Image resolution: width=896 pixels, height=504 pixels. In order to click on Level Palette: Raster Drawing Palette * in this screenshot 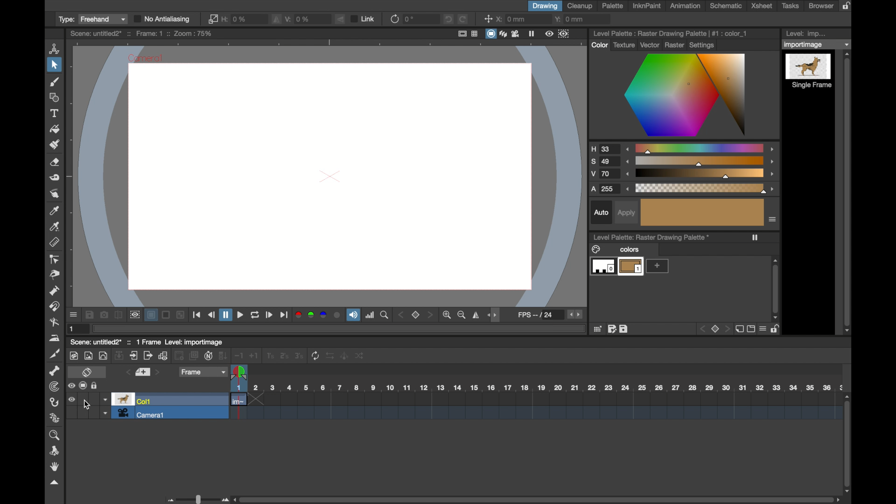, I will do `click(651, 237)`.